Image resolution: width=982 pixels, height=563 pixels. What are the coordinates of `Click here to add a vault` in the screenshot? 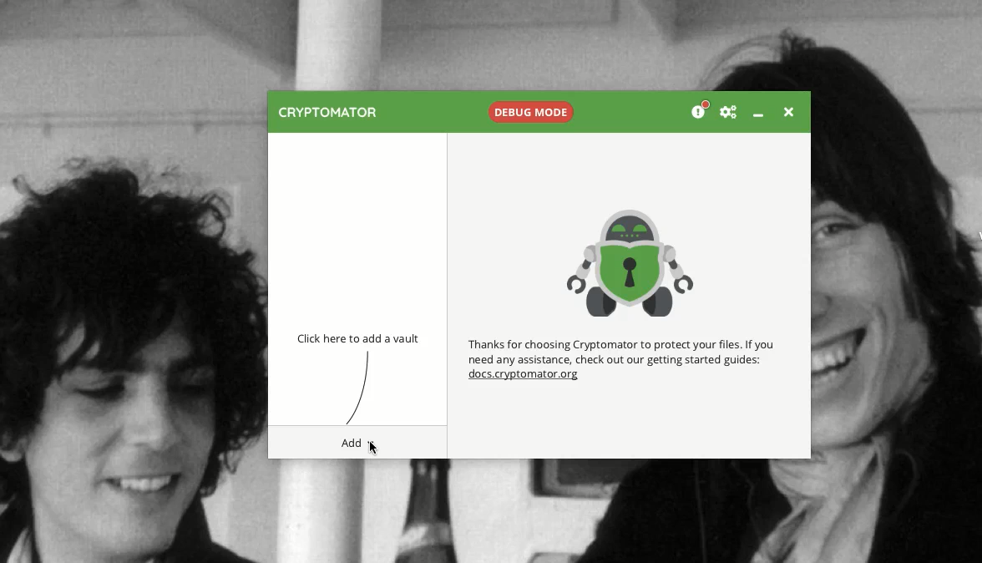 It's located at (362, 339).